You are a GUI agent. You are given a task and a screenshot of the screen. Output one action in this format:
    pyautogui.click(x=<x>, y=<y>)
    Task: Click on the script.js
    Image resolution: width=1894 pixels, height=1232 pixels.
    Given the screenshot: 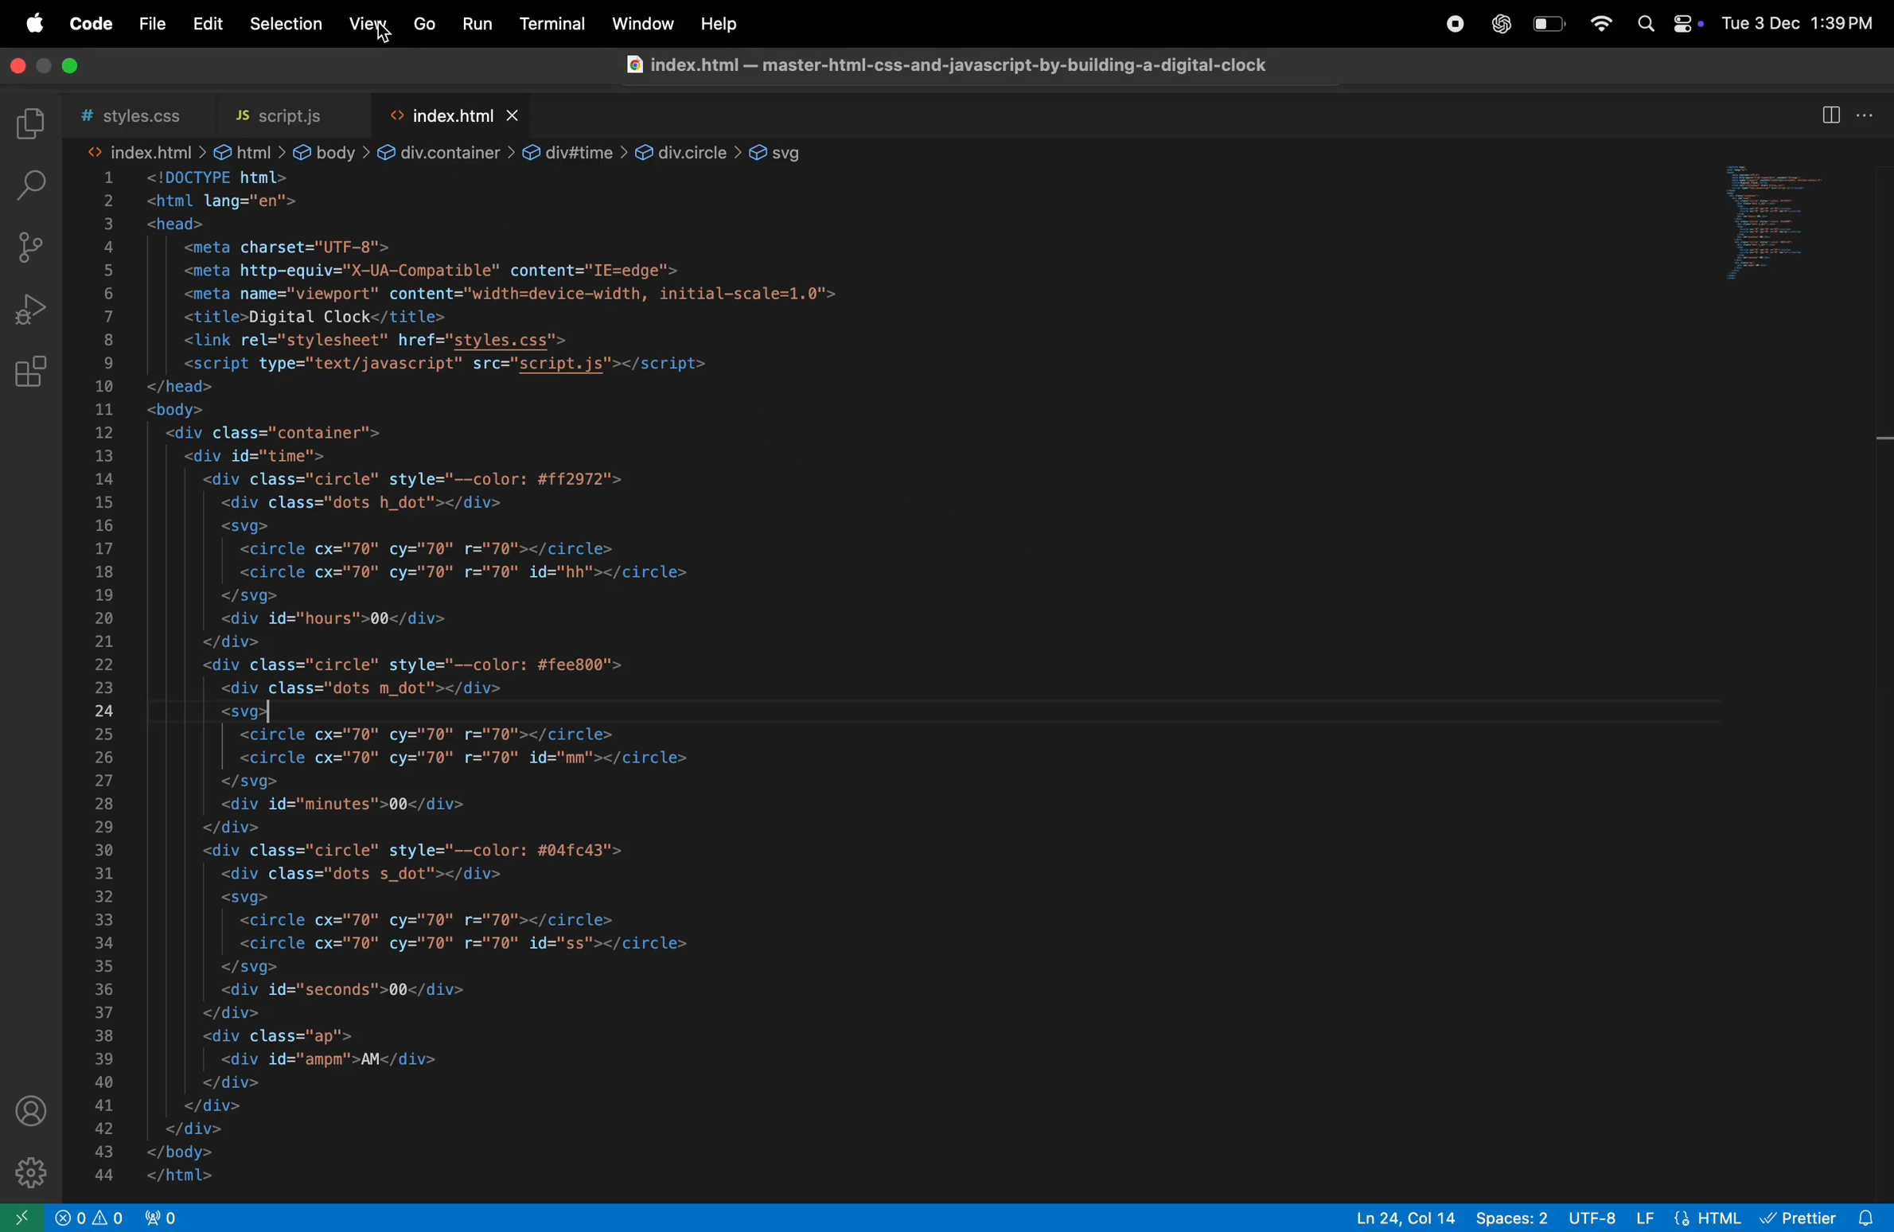 What is the action you would take?
    pyautogui.click(x=286, y=111)
    